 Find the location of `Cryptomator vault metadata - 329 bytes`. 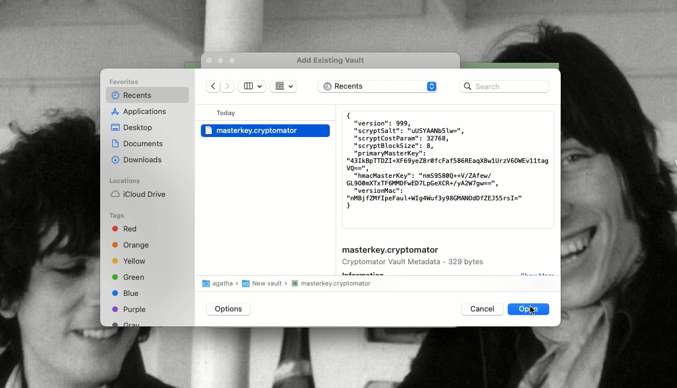

Cryptomator vault metadata - 329 bytes is located at coordinates (415, 263).